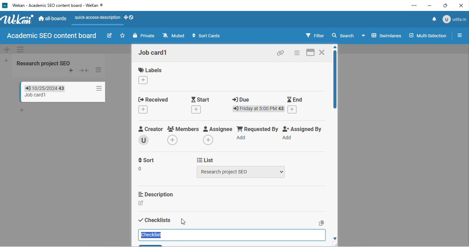  What do you see at coordinates (297, 53) in the screenshot?
I see `card actions` at bounding box center [297, 53].